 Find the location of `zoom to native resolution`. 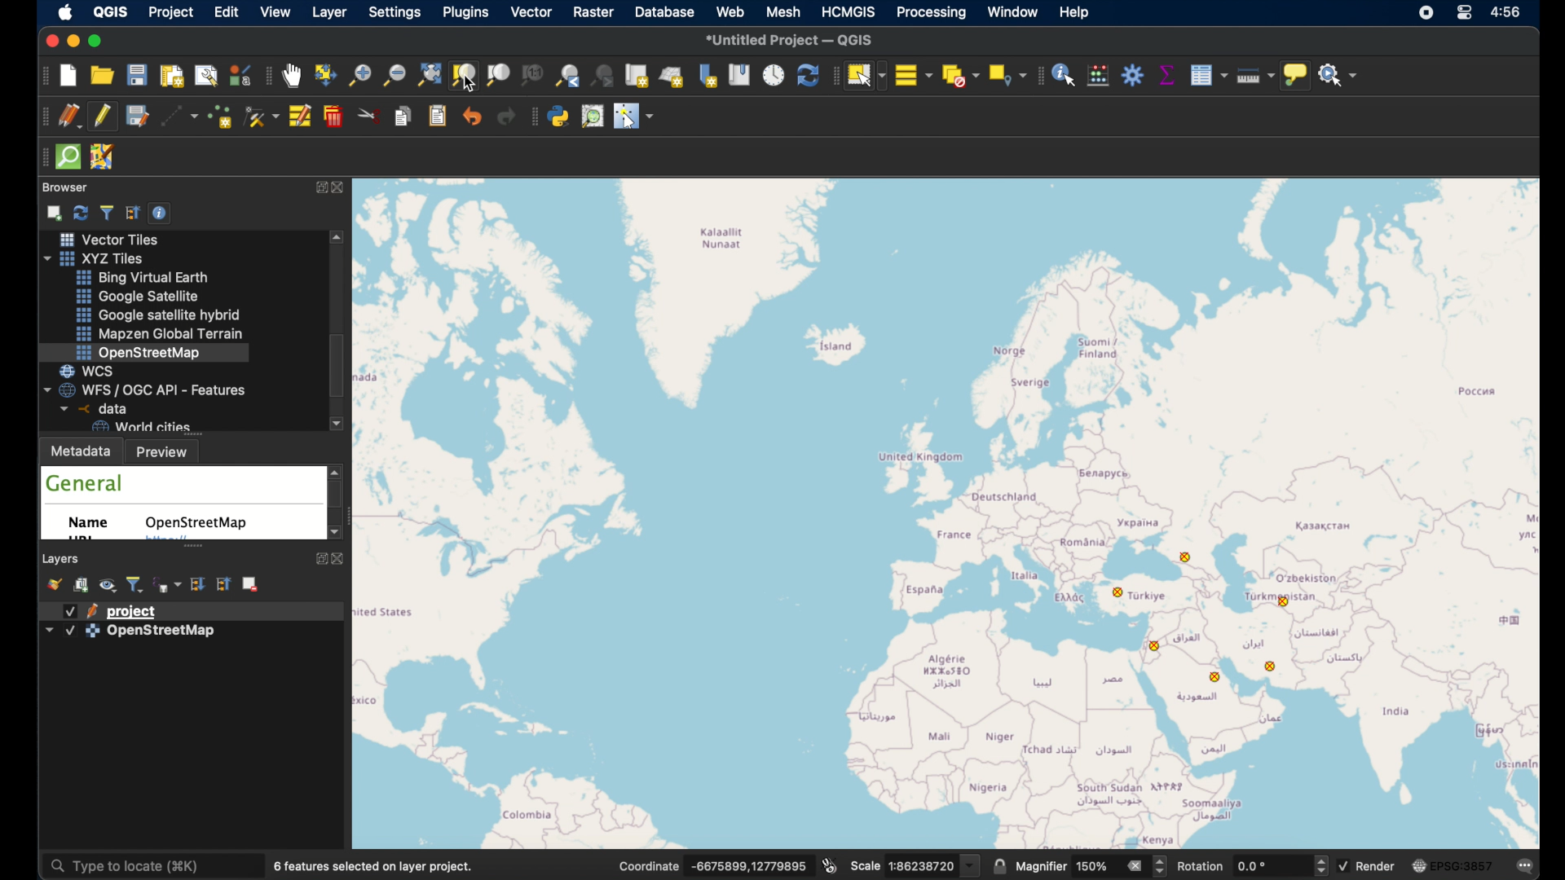

zoom to native resolution is located at coordinates (534, 77).